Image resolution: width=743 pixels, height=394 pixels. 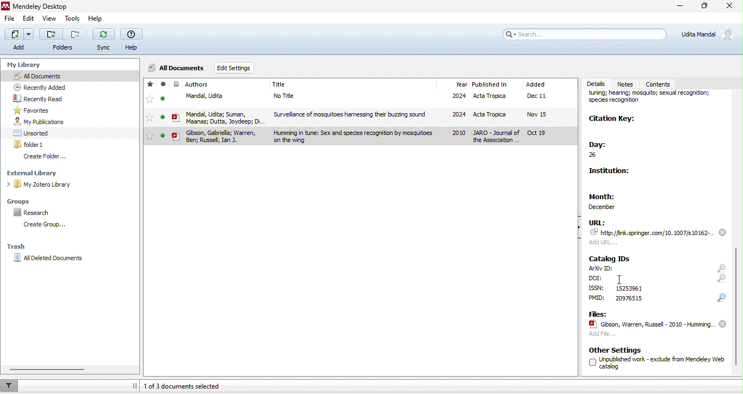 What do you see at coordinates (177, 66) in the screenshot?
I see `all documents` at bounding box center [177, 66].